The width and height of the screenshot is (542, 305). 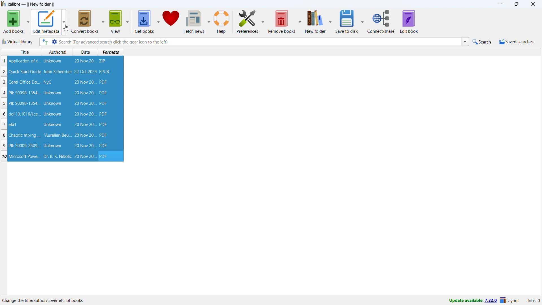 I want to click on Title, so click(x=25, y=52).